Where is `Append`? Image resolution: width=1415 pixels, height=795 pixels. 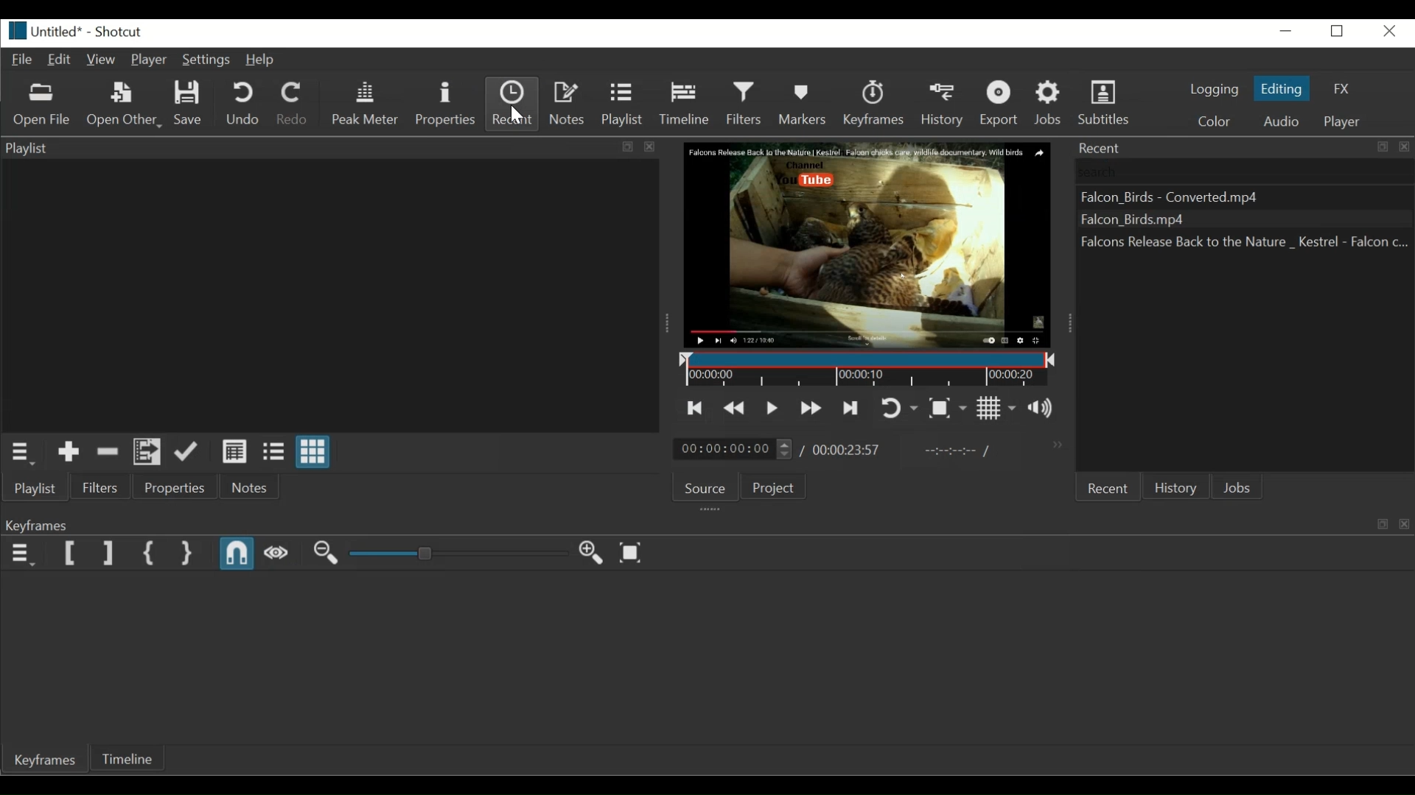 Append is located at coordinates (189, 453).